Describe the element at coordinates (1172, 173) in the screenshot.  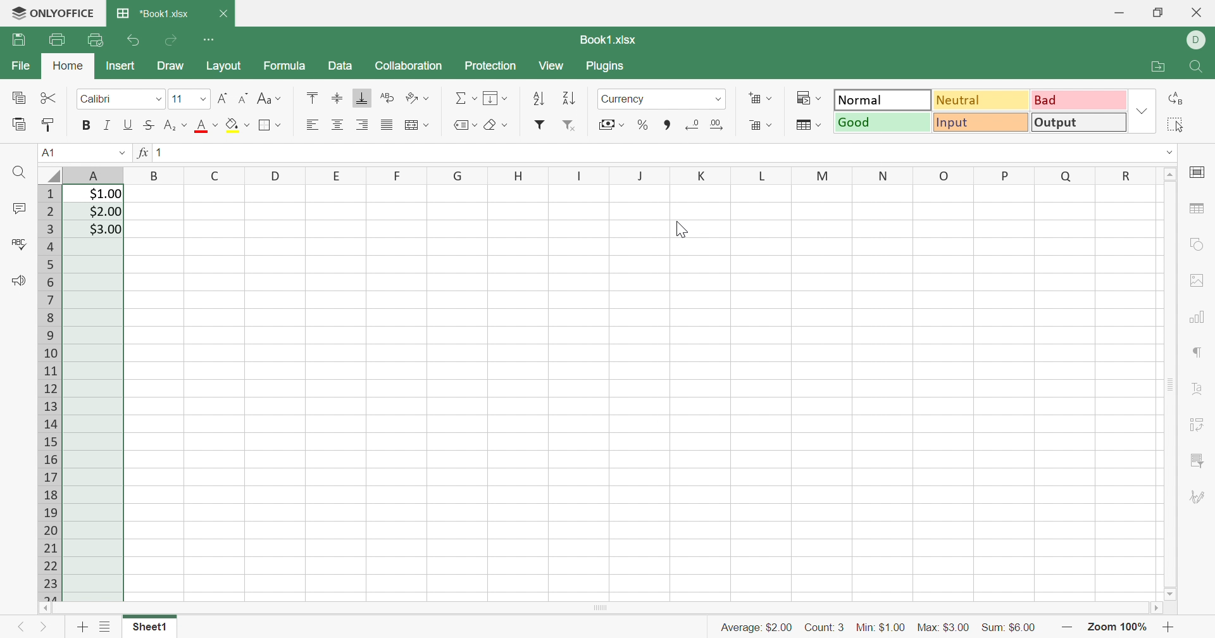
I see `Scroll up` at that location.